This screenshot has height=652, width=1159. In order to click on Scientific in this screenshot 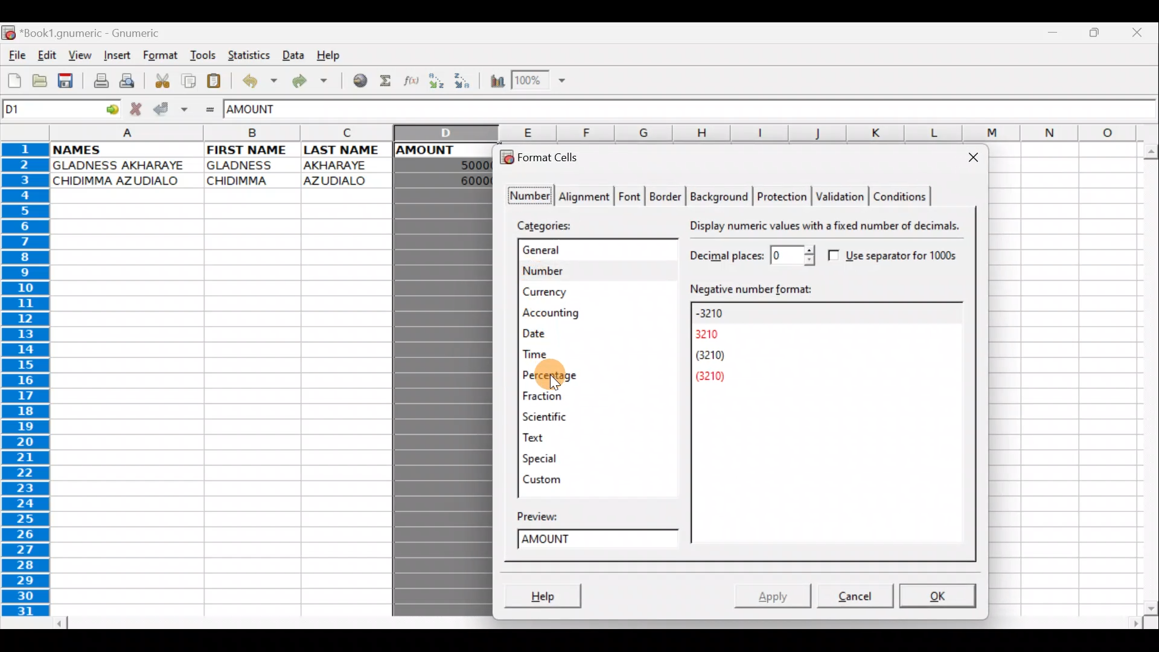, I will do `click(561, 418)`.